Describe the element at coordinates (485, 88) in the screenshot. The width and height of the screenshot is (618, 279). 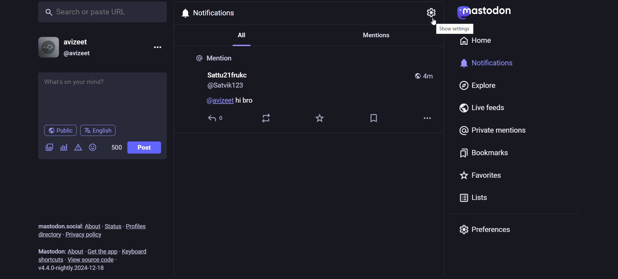
I see `explore` at that location.